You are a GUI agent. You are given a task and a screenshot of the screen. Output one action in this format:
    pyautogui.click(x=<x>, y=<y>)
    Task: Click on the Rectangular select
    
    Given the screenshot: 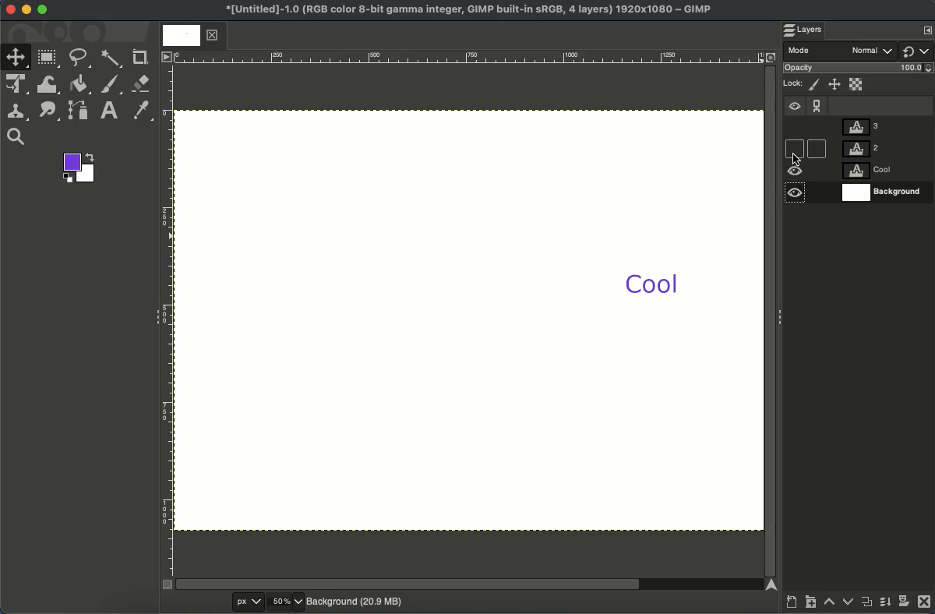 What is the action you would take?
    pyautogui.click(x=49, y=58)
    